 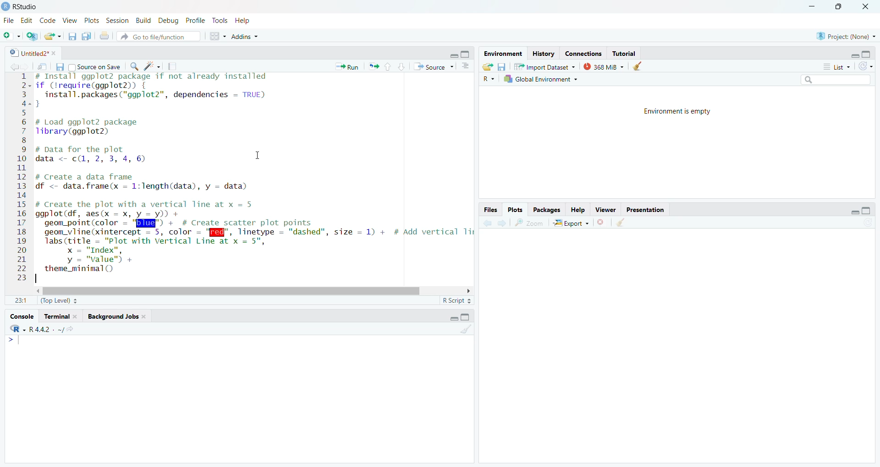 I want to click on Packages, so click(x=543, y=209).